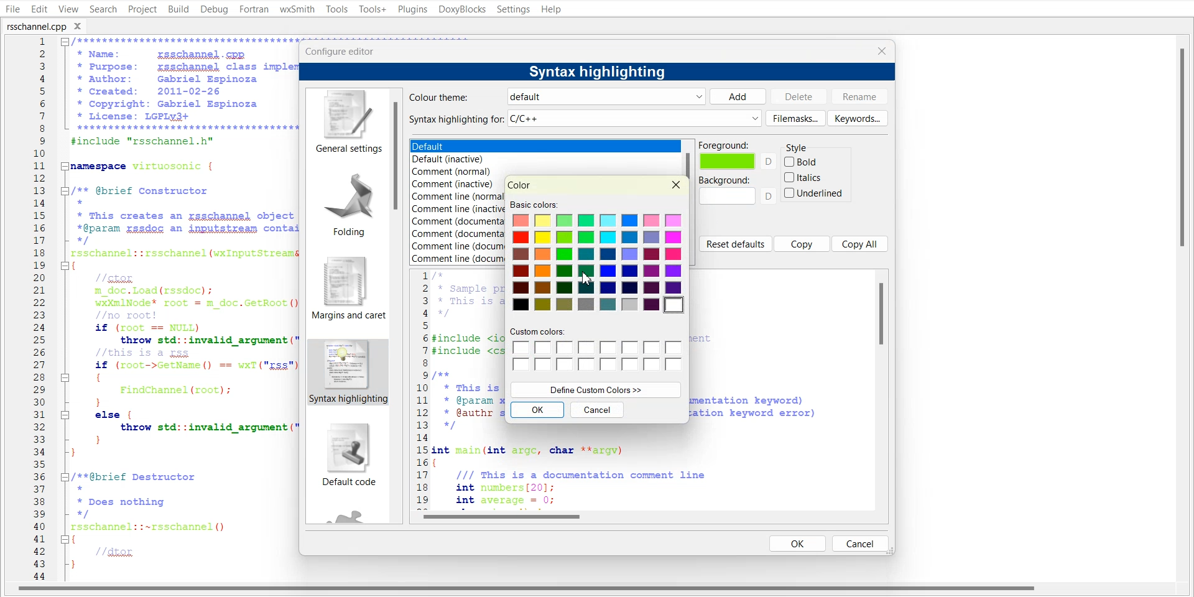 The height and width of the screenshot is (597, 1194). What do you see at coordinates (738, 155) in the screenshot?
I see `Foreground` at bounding box center [738, 155].